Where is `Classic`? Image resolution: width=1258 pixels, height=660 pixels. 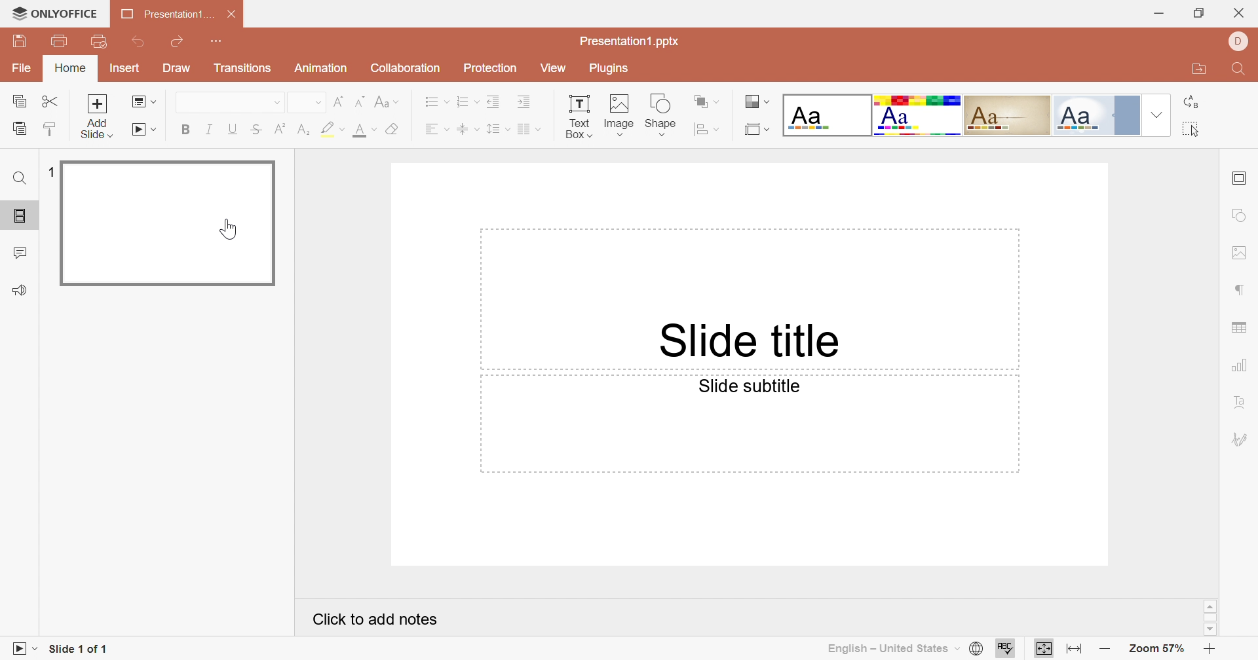
Classic is located at coordinates (1008, 115).